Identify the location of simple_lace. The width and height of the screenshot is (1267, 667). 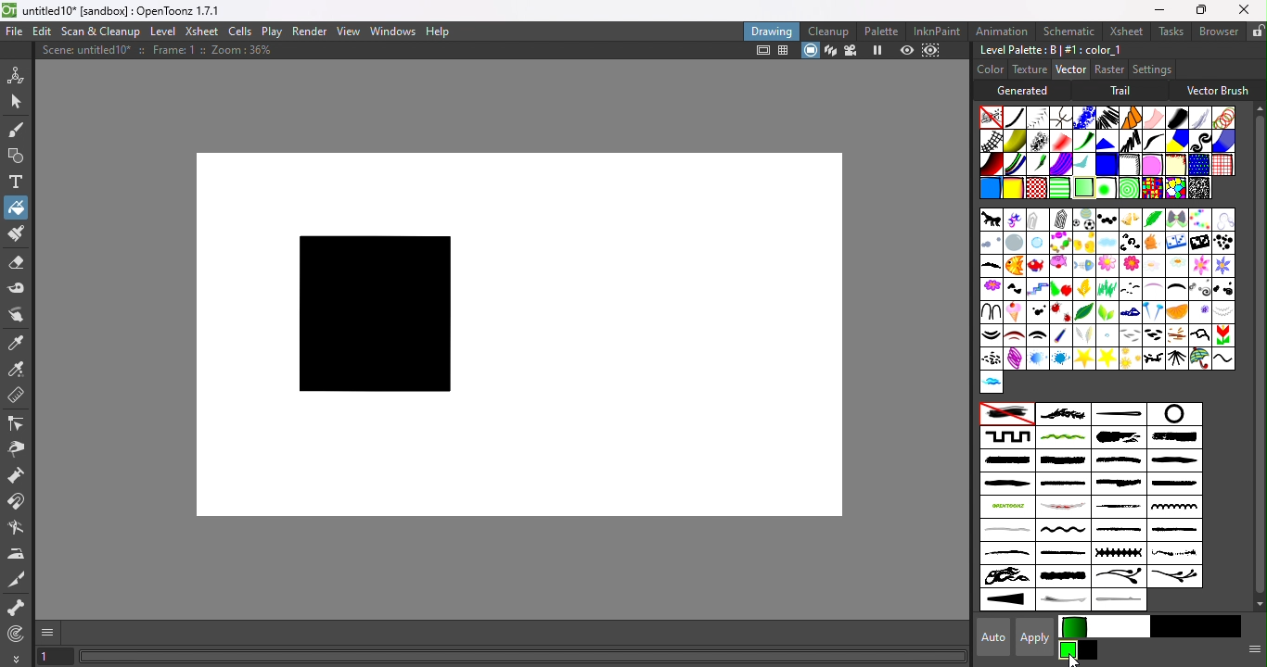
(1172, 507).